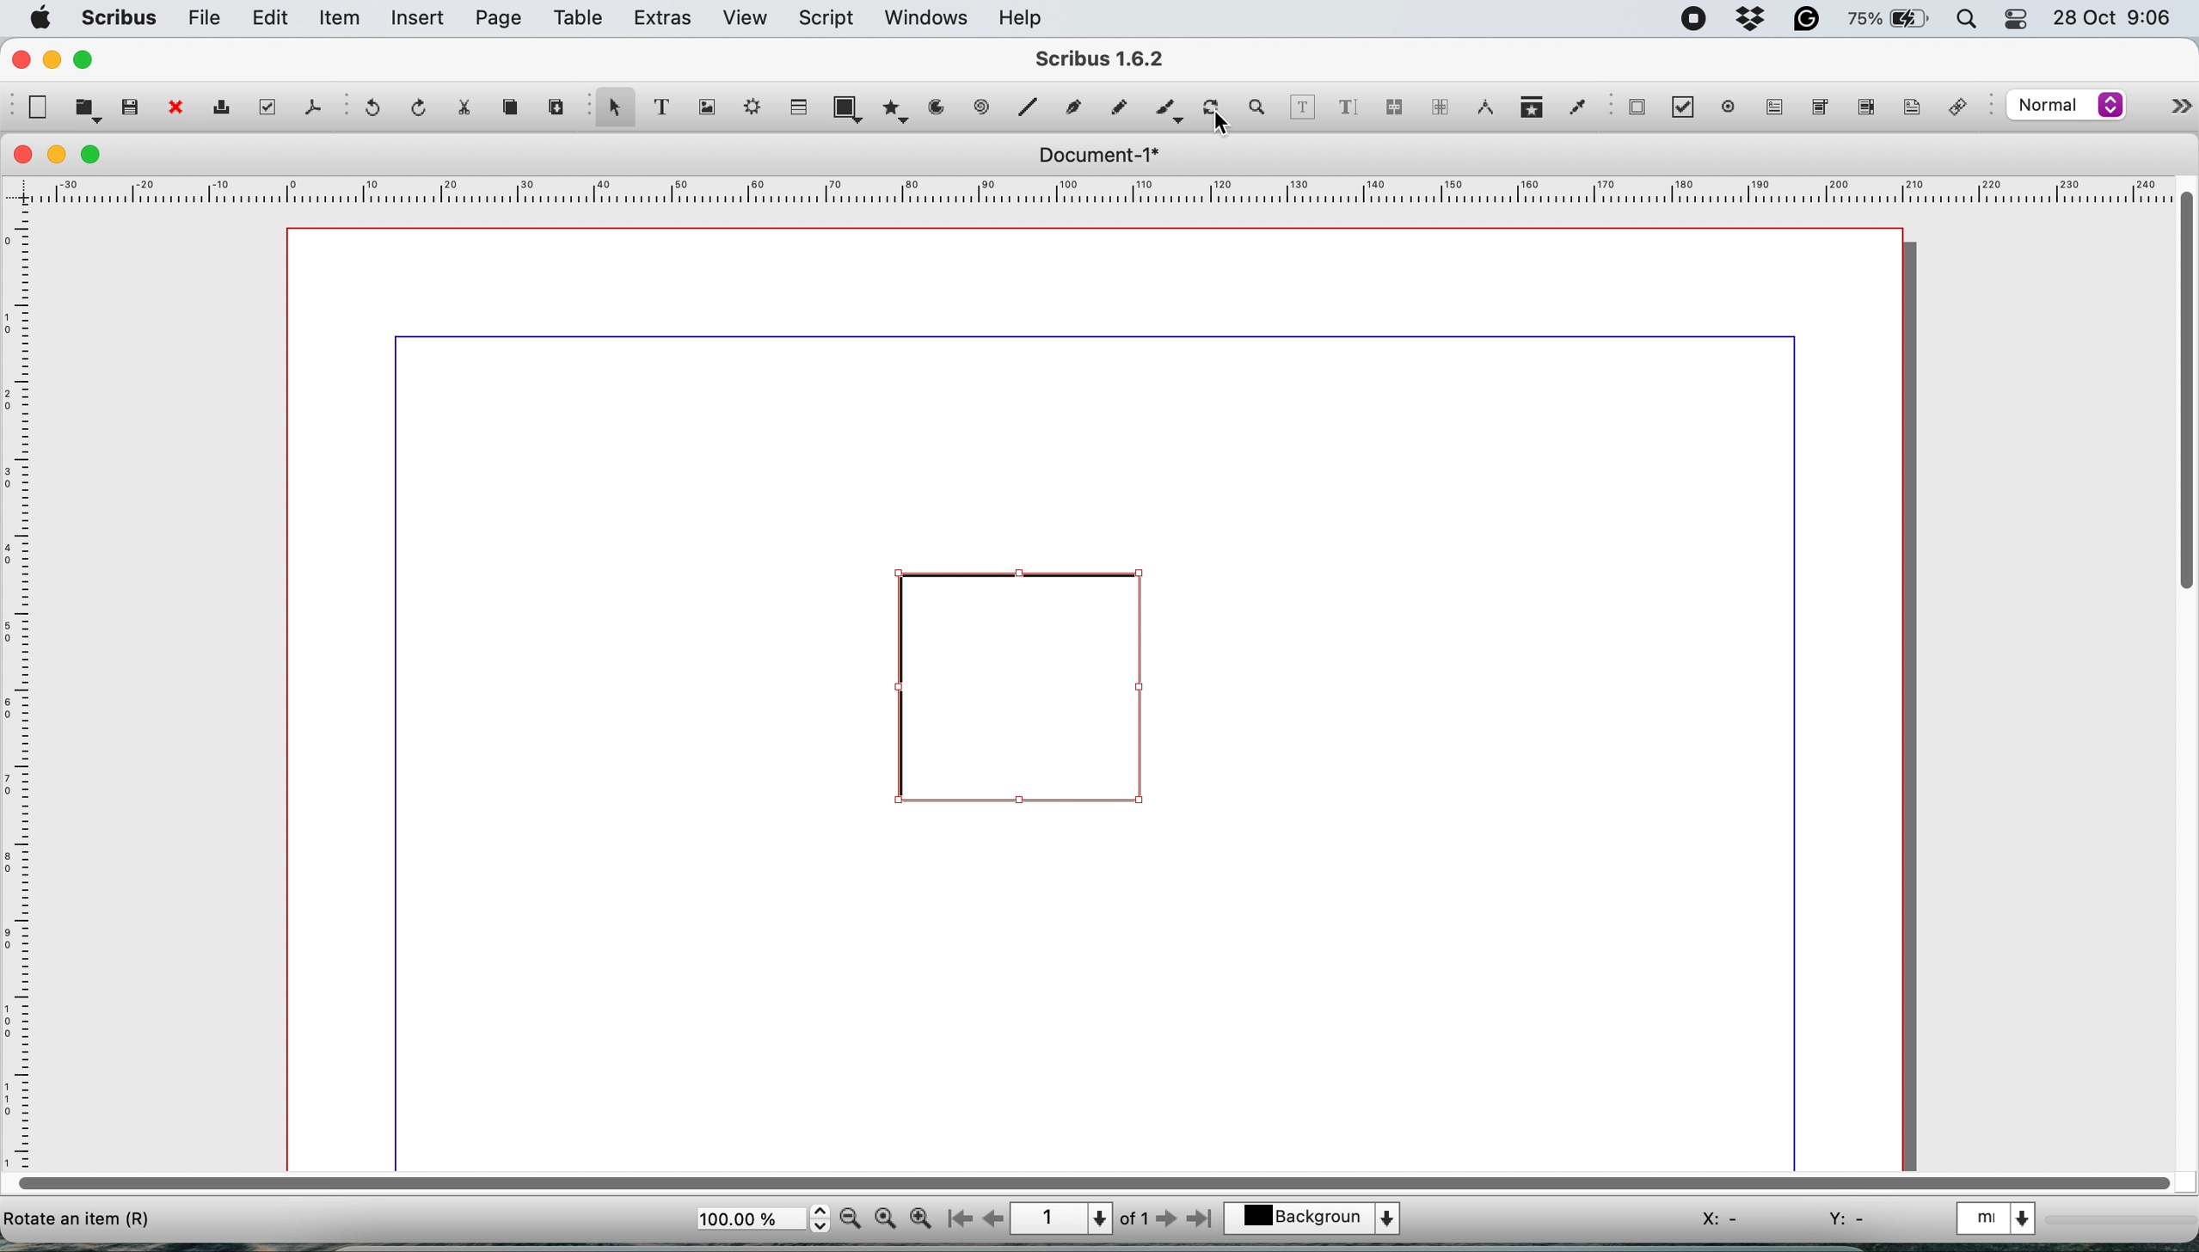 The height and width of the screenshot is (1252, 2199). What do you see at coordinates (58, 154) in the screenshot?
I see `minimise` at bounding box center [58, 154].